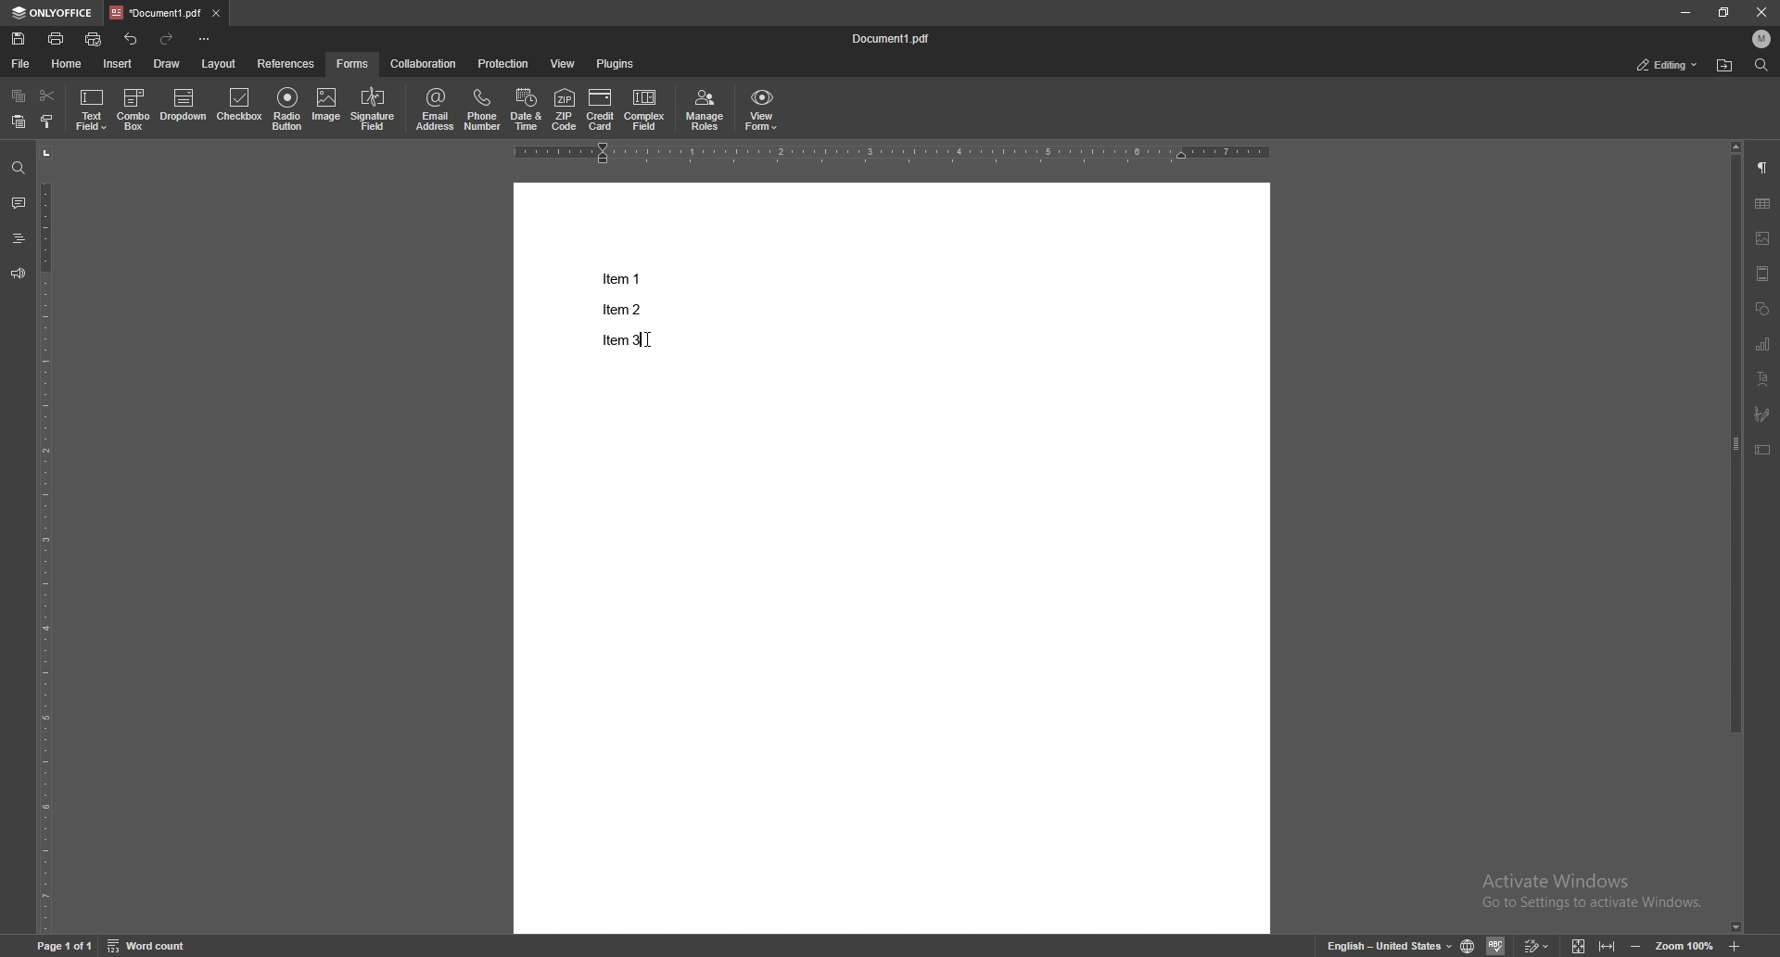 The width and height of the screenshot is (1780, 957). Describe the element at coordinates (1764, 309) in the screenshot. I see `shapes` at that location.